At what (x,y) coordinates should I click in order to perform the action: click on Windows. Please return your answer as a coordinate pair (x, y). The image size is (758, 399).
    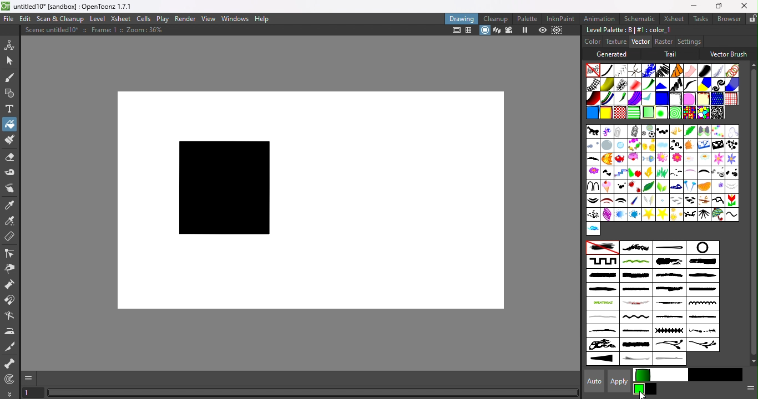
    Looking at the image, I should click on (235, 18).